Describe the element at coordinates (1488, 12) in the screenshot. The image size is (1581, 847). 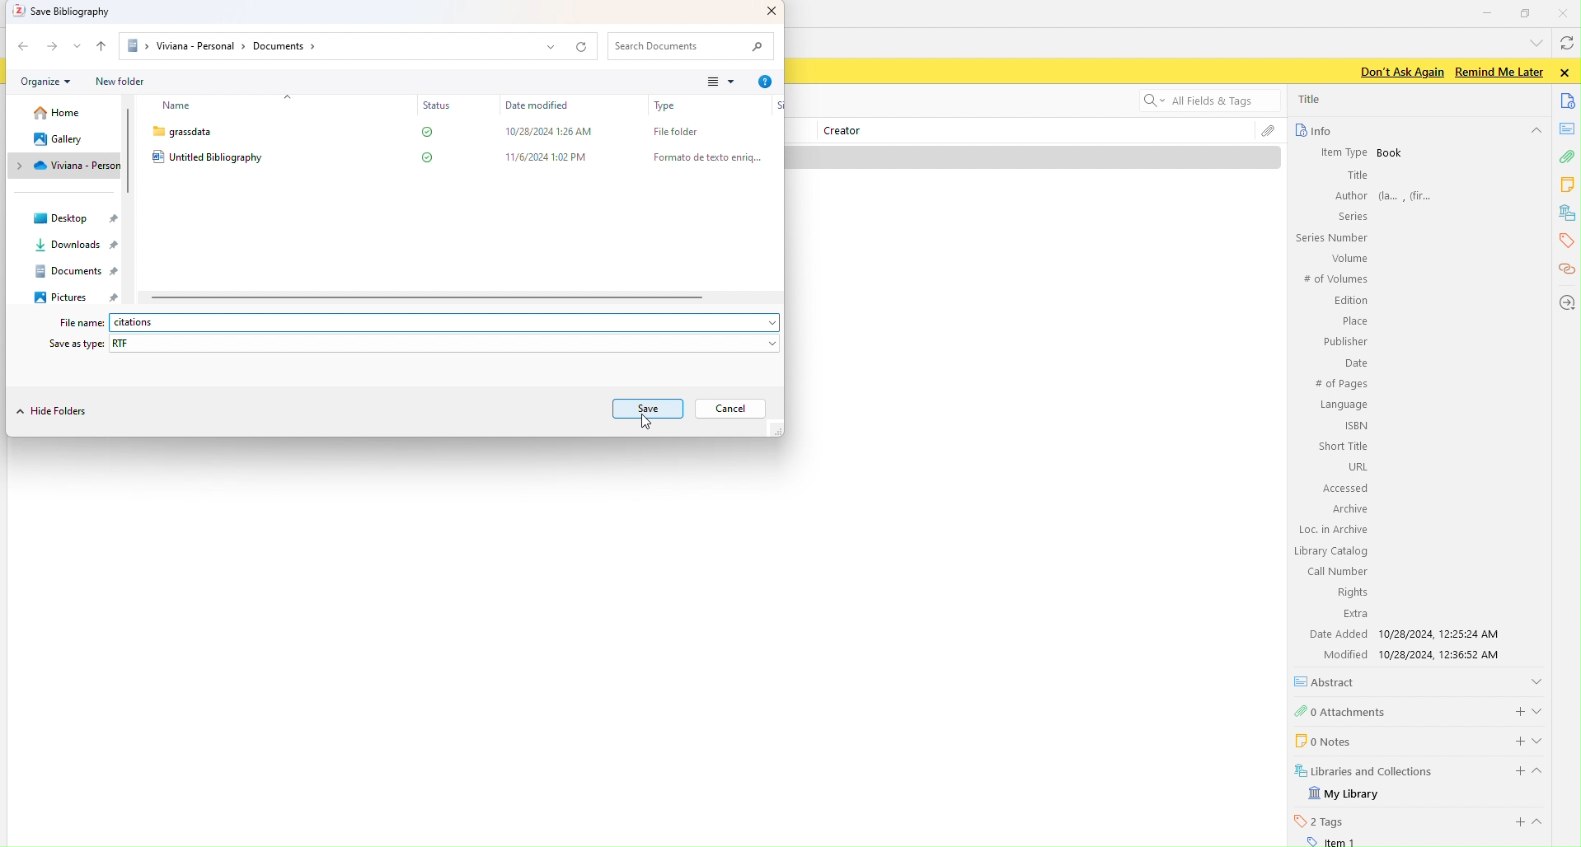
I see `Minimize` at that location.